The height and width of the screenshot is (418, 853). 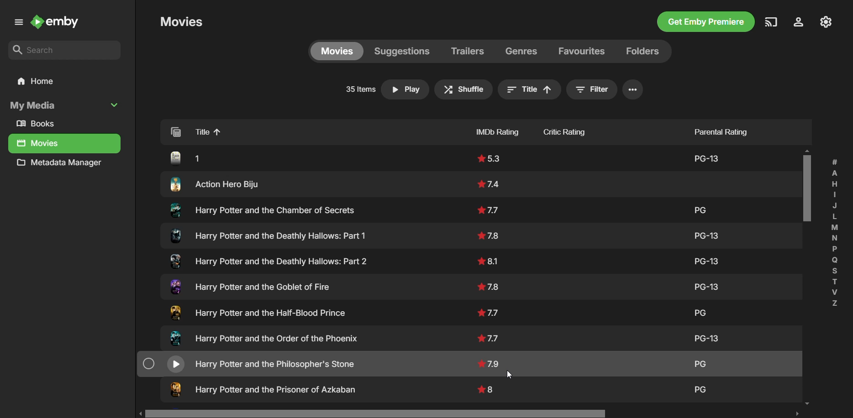 What do you see at coordinates (532, 90) in the screenshot?
I see `Current Movies Sort order` at bounding box center [532, 90].